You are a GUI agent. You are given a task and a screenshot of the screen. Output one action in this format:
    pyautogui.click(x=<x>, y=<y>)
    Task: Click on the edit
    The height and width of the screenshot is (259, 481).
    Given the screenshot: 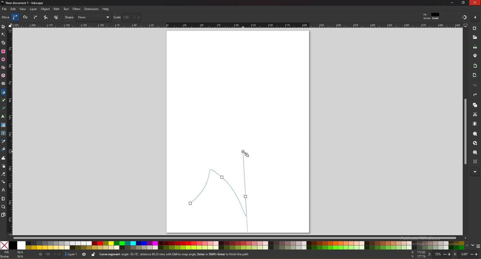 What is the action you would take?
    pyautogui.click(x=14, y=9)
    